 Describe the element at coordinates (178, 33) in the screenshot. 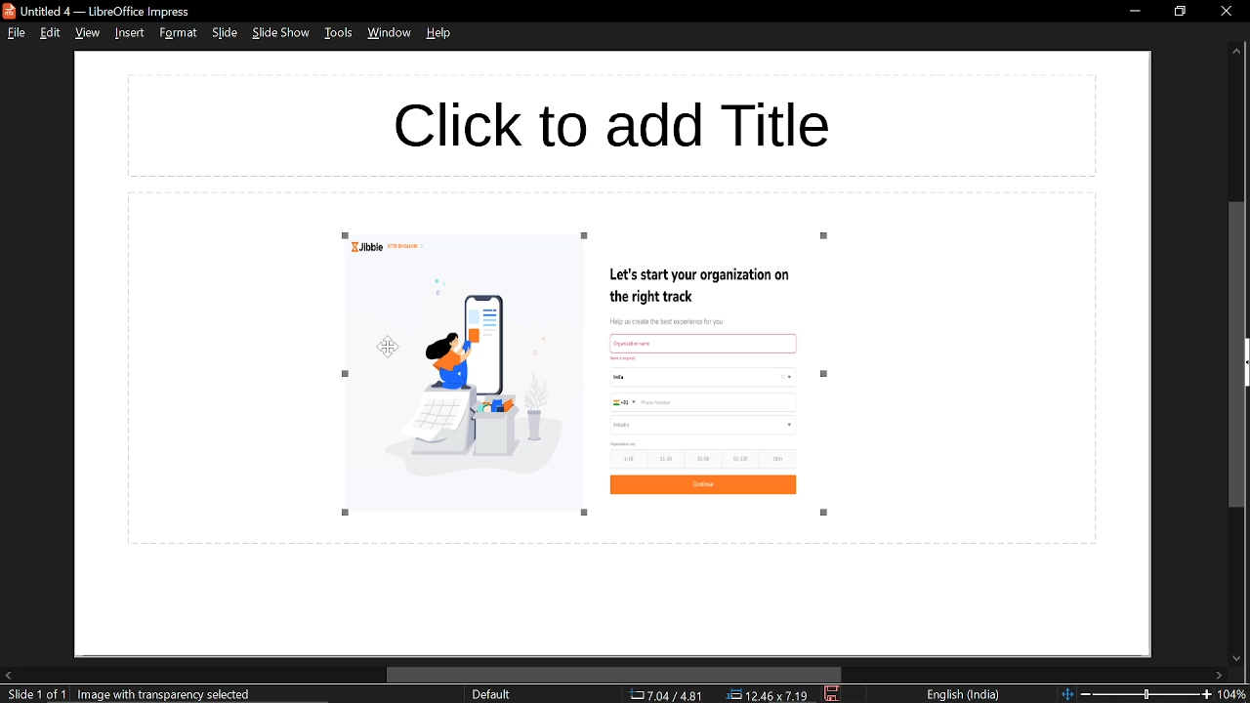

I see `format` at that location.